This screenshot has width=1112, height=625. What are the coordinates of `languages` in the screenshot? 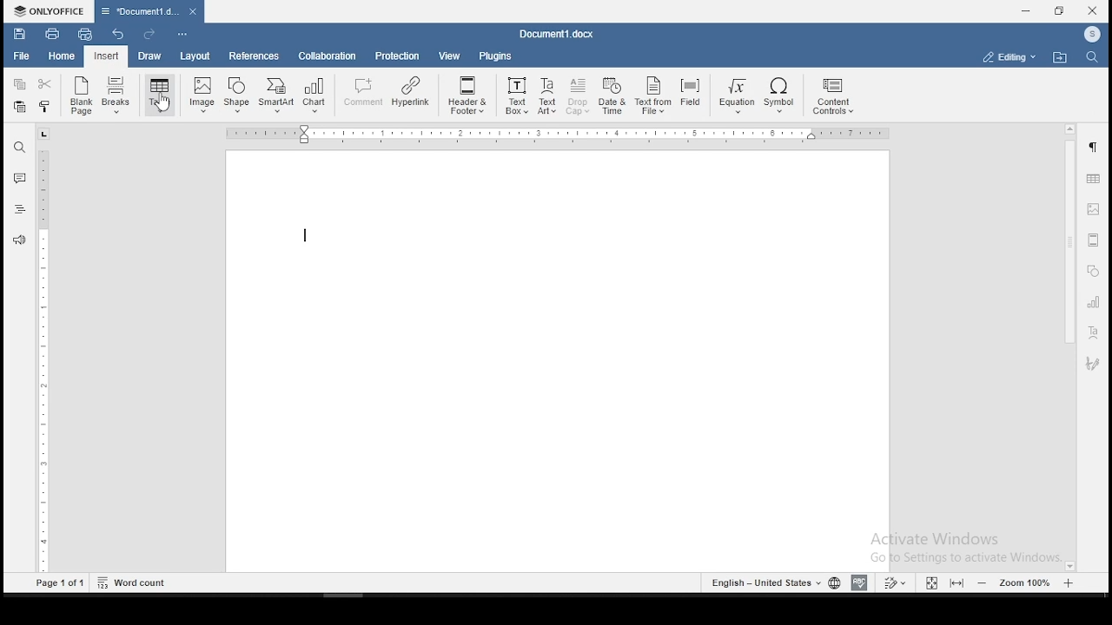 It's located at (772, 582).